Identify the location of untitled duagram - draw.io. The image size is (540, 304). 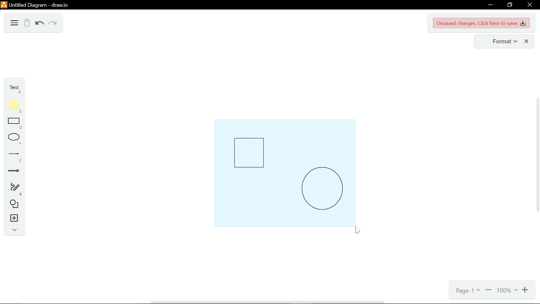
(38, 5).